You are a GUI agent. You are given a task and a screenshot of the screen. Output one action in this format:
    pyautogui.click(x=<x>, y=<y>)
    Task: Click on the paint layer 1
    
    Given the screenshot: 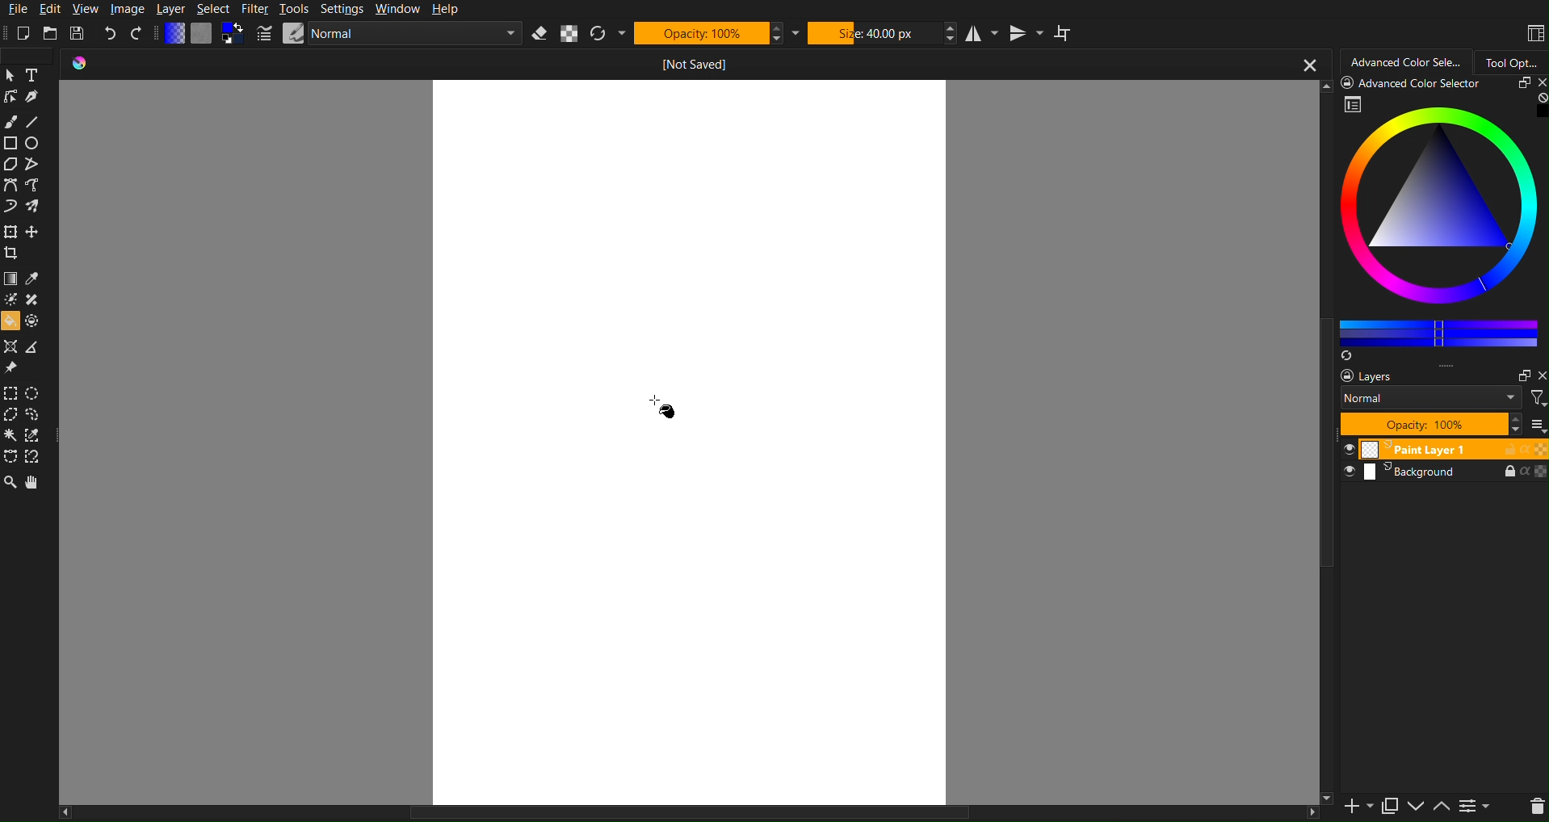 What is the action you would take?
    pyautogui.click(x=1408, y=451)
    